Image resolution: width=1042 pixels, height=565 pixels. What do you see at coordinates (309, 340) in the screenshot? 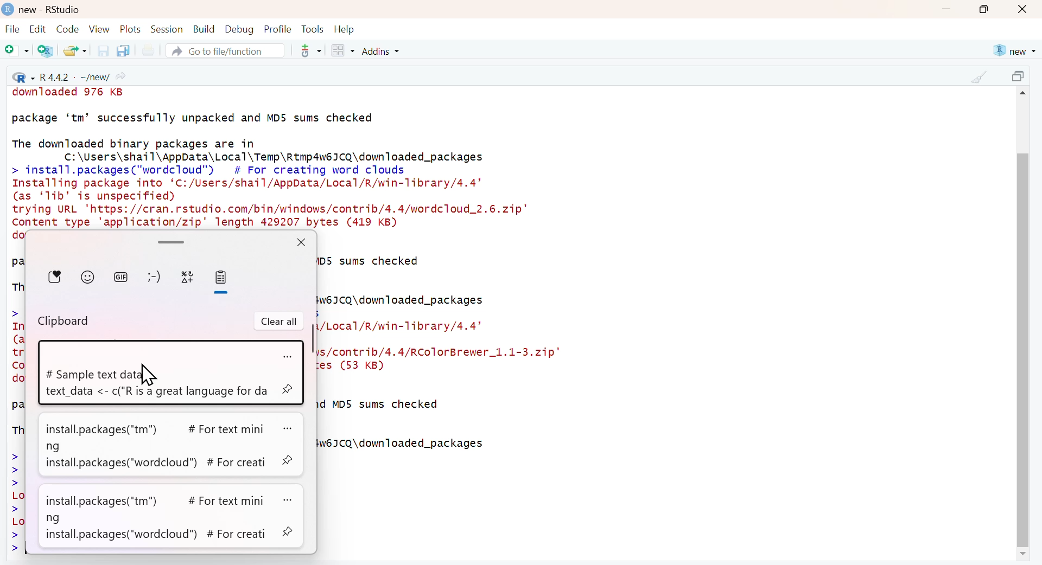
I see `scroll bar` at bounding box center [309, 340].